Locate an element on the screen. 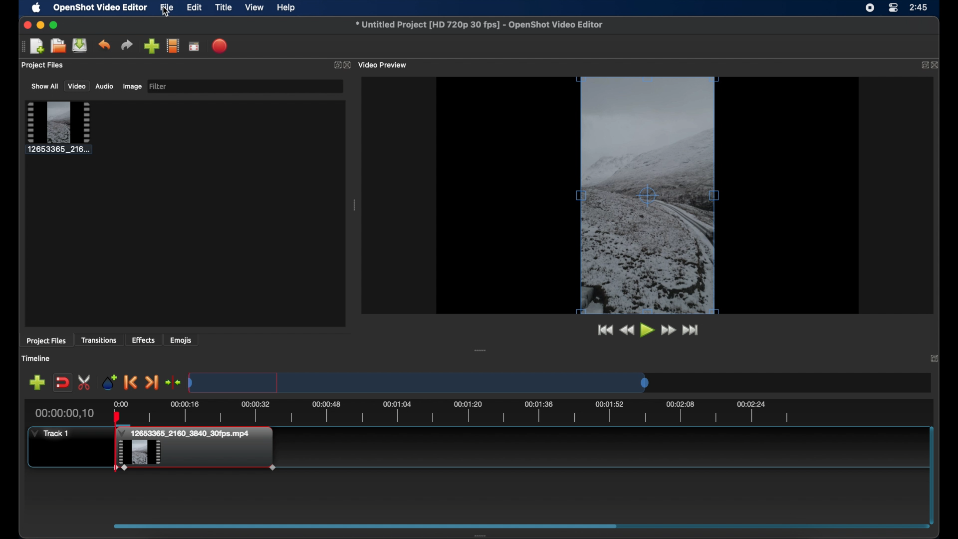 The width and height of the screenshot is (958, 539). expand is located at coordinates (335, 64).